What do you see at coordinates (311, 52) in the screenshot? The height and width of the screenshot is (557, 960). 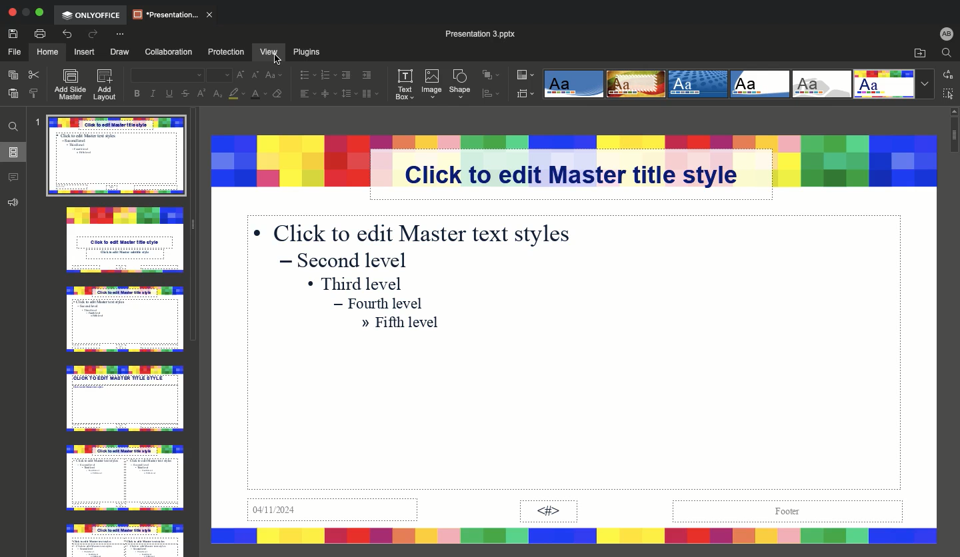 I see `Plugins` at bounding box center [311, 52].